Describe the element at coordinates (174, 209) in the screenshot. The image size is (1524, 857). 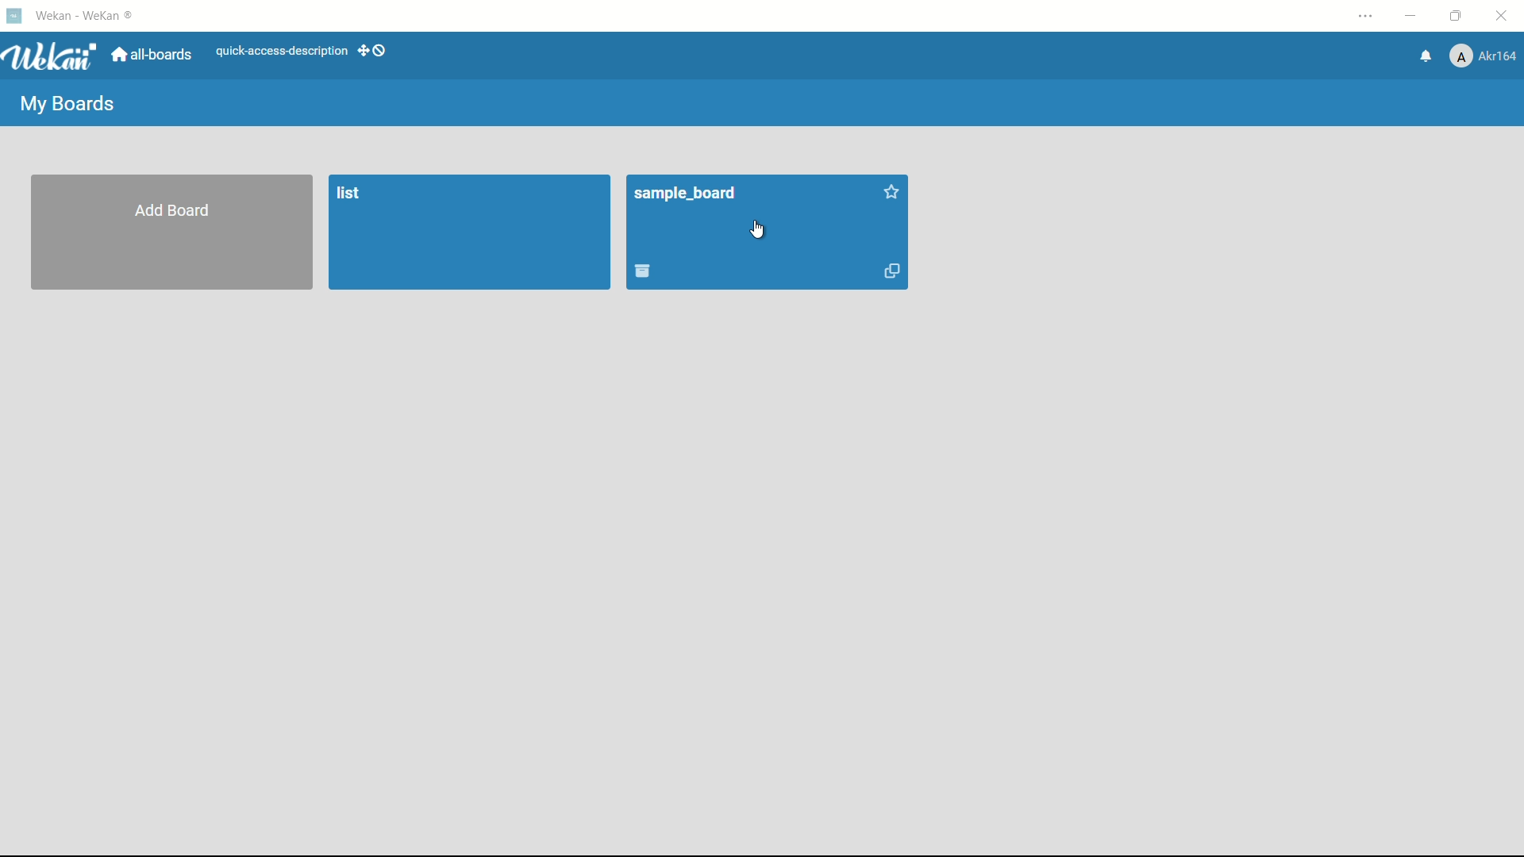
I see `add board` at that location.